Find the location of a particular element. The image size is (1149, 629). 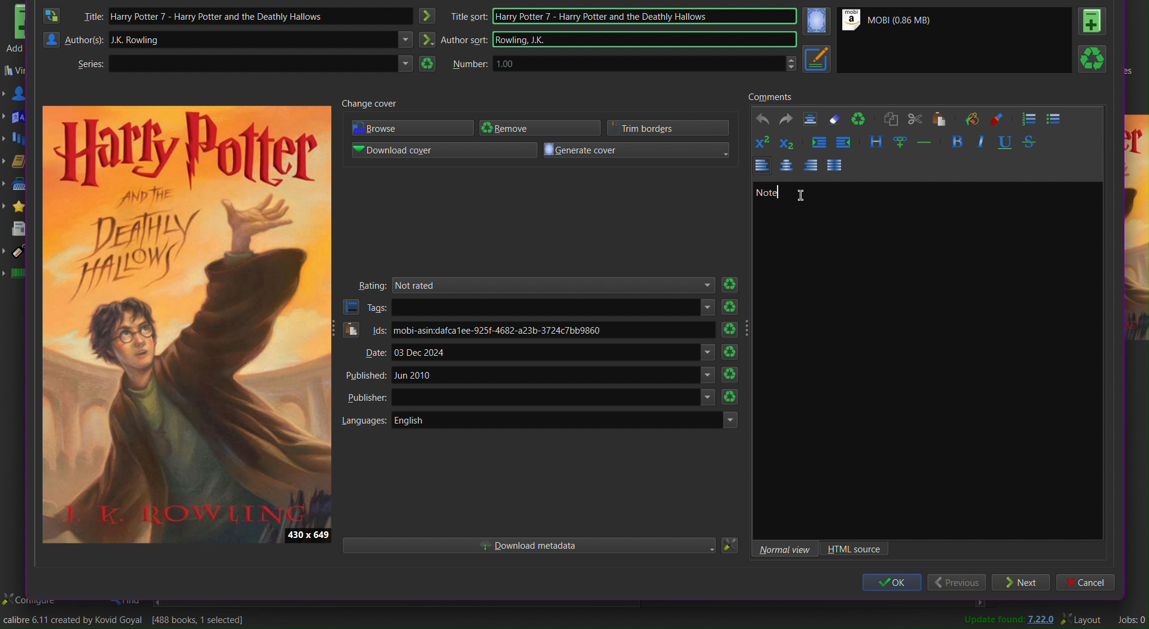

News is located at coordinates (20, 229).